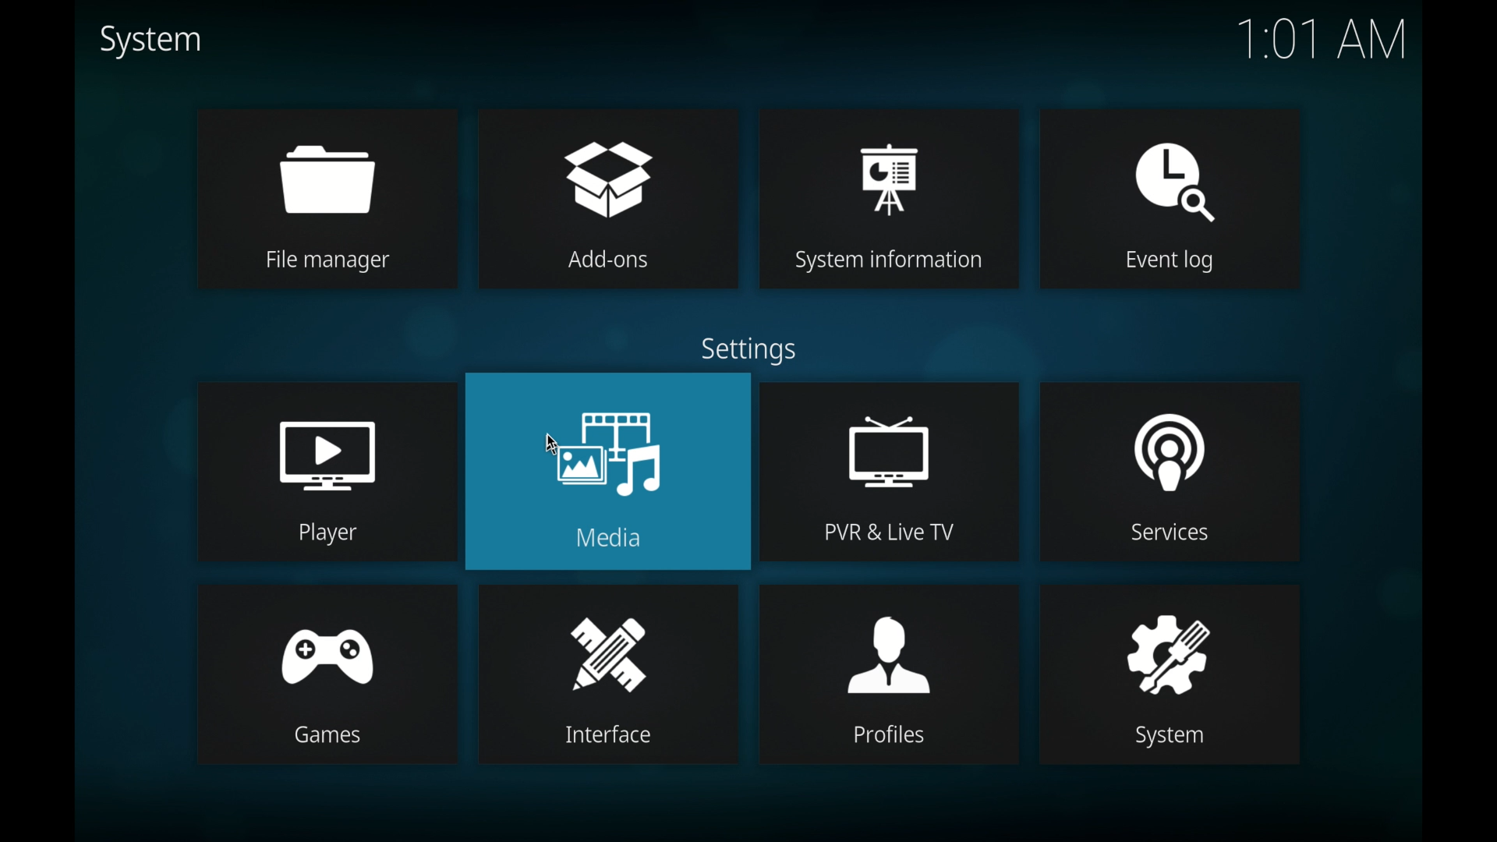 The height and width of the screenshot is (842, 1497). Describe the element at coordinates (748, 352) in the screenshot. I see `settings` at that location.